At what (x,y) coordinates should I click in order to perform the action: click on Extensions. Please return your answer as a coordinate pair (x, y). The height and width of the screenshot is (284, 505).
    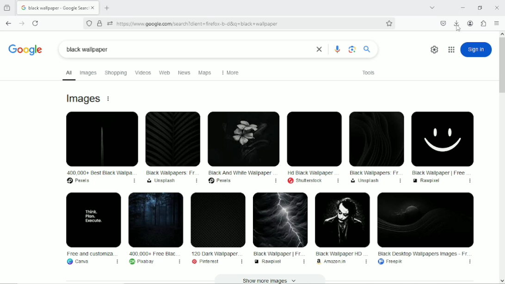
    Looking at the image, I should click on (483, 23).